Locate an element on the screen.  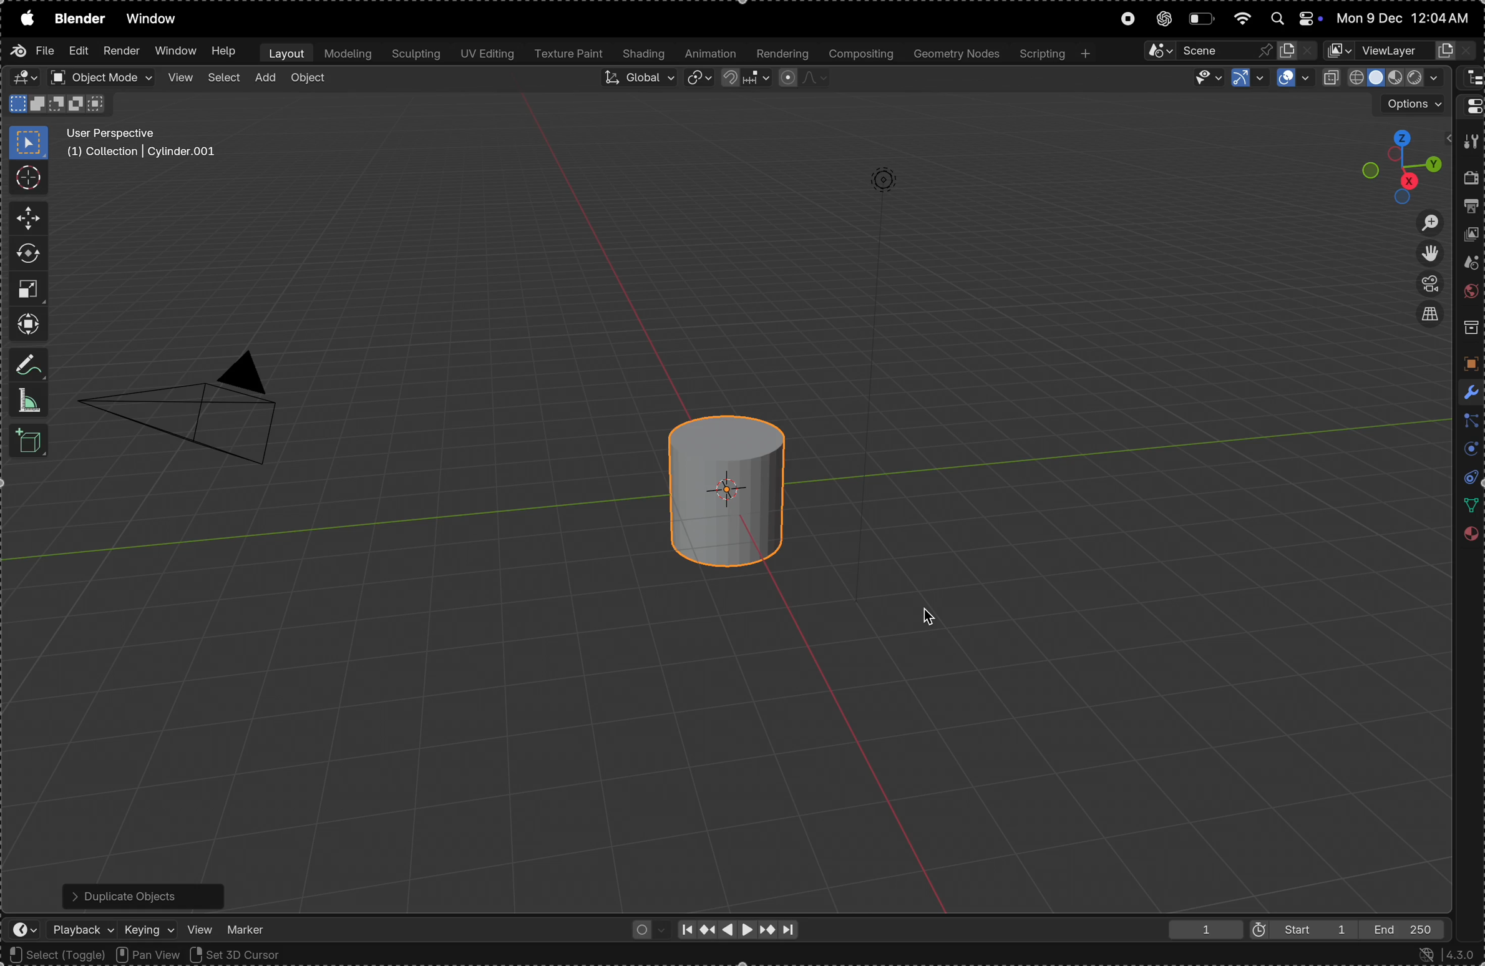
record is located at coordinates (1126, 20).